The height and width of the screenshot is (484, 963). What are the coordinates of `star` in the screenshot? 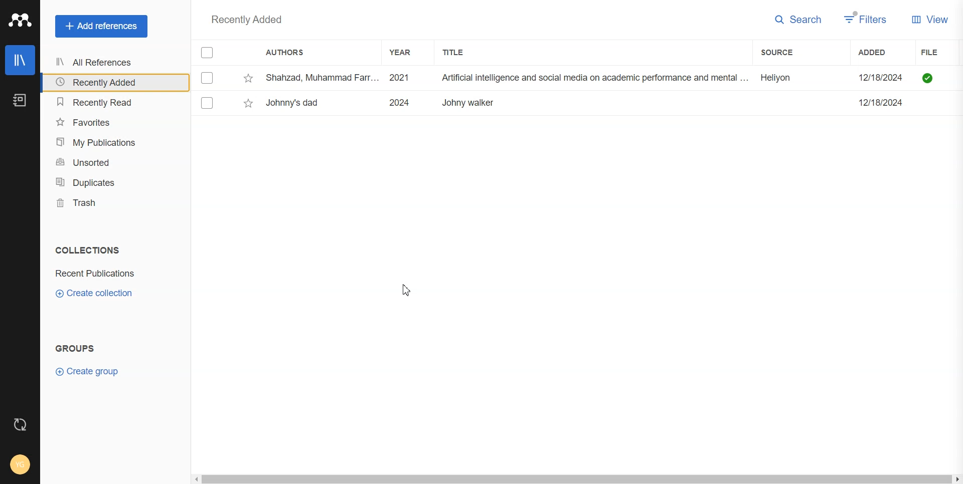 It's located at (249, 79).